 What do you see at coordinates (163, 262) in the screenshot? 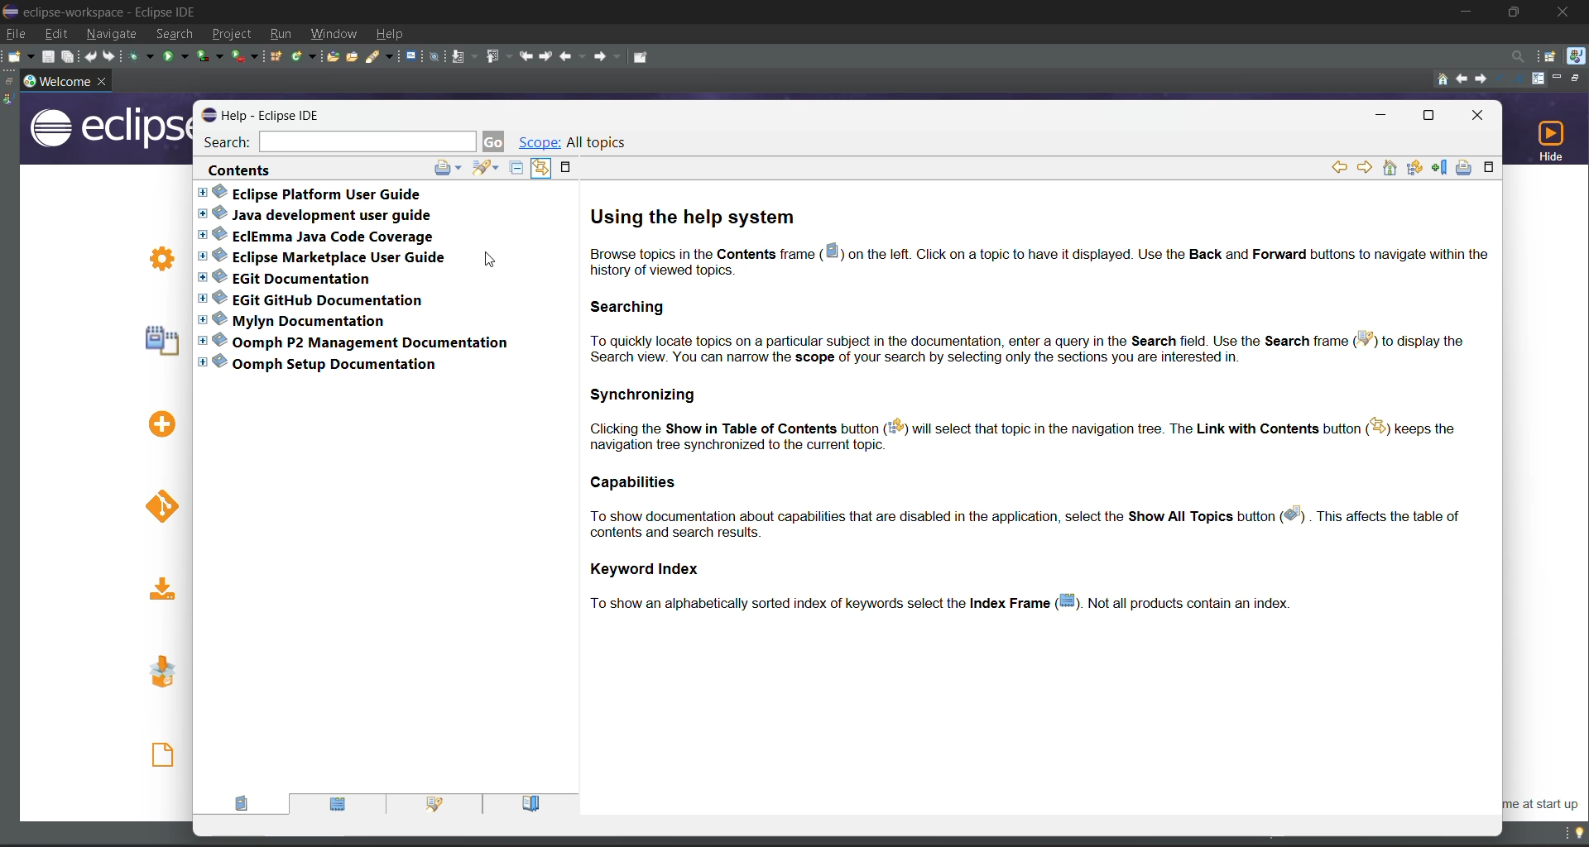
I see `Review IDE` at bounding box center [163, 262].